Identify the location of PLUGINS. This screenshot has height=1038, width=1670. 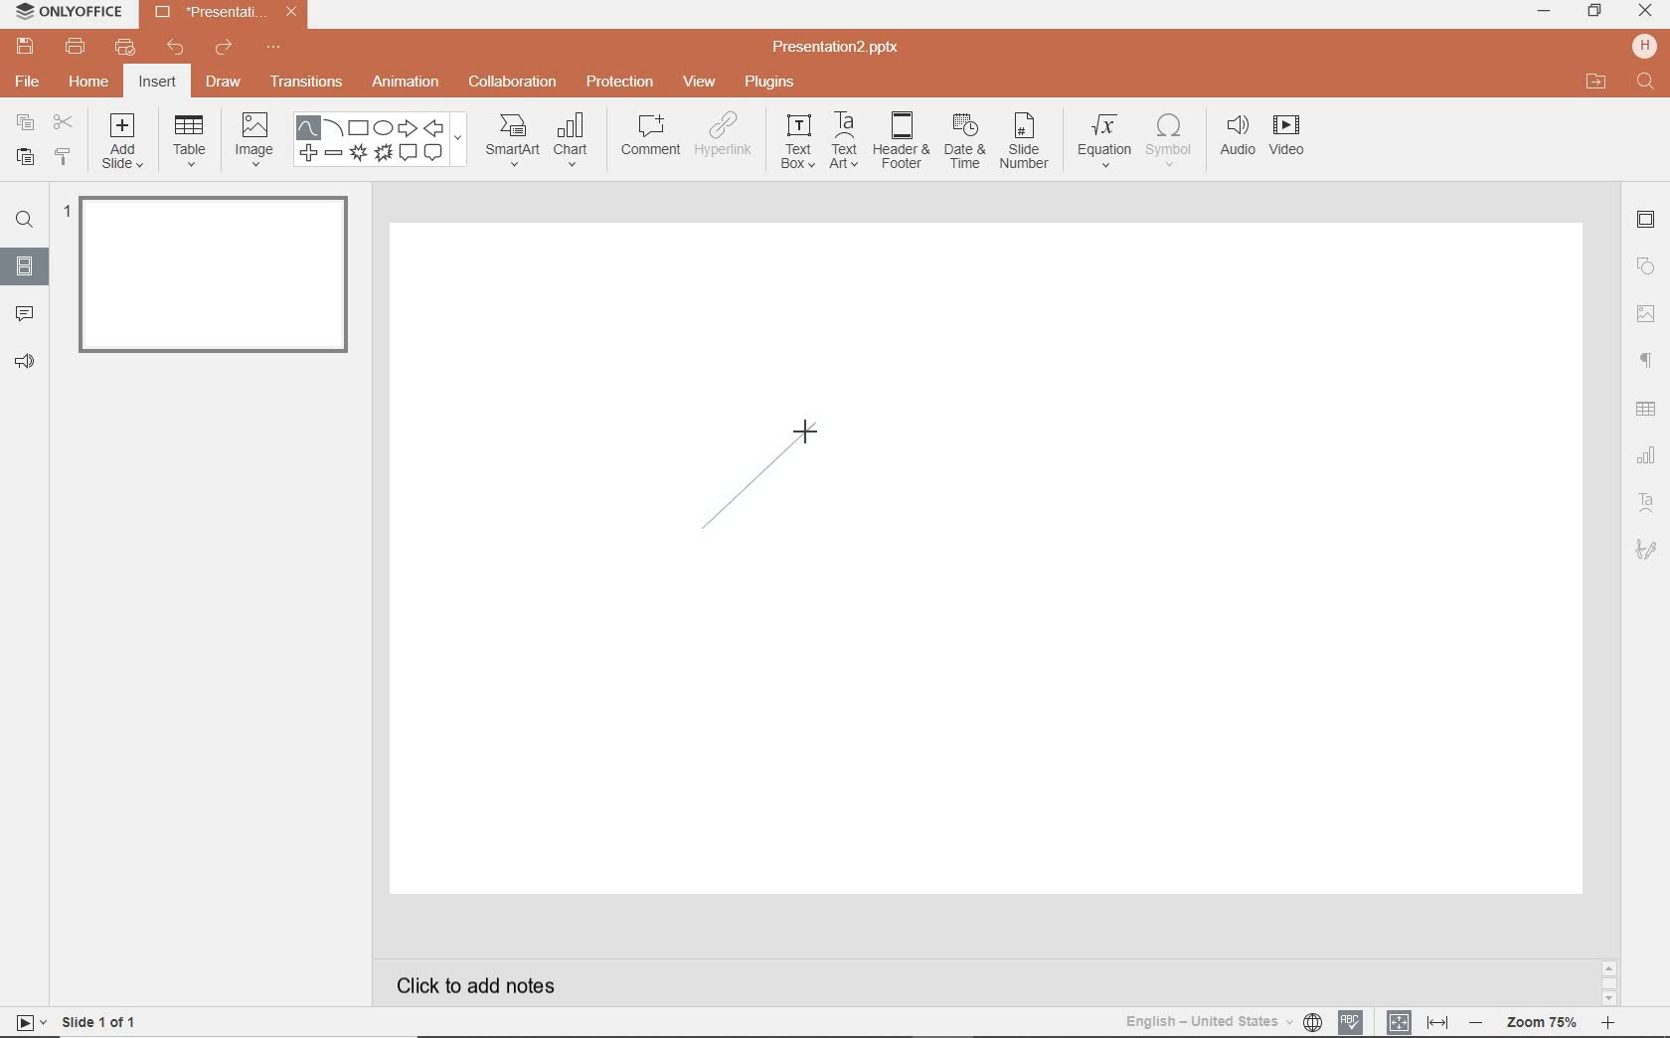
(769, 83).